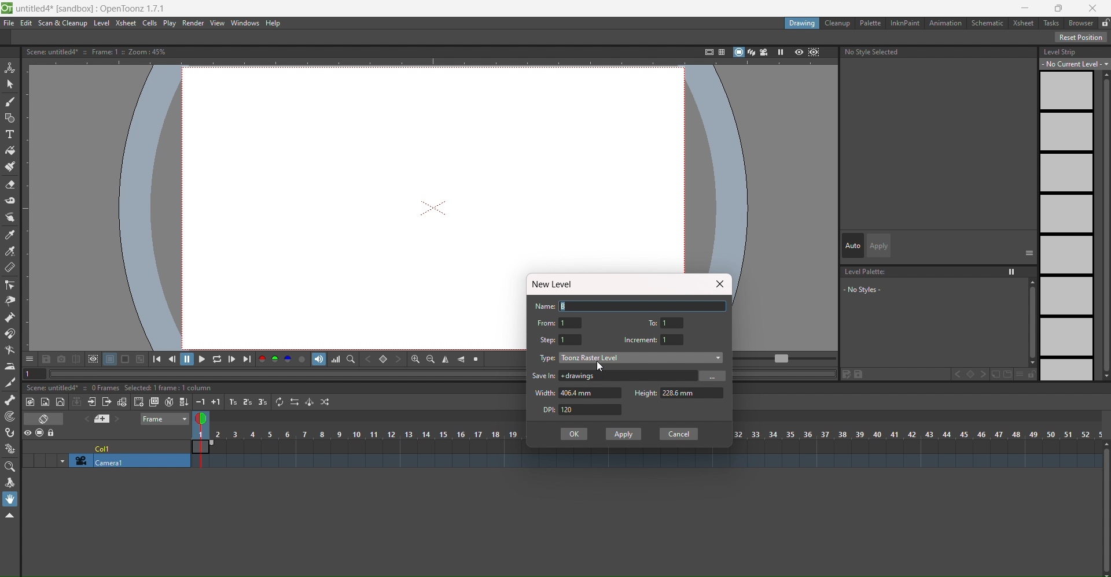 The height and width of the screenshot is (577, 1111). What do you see at coordinates (815, 53) in the screenshot?
I see `sub camera preview` at bounding box center [815, 53].